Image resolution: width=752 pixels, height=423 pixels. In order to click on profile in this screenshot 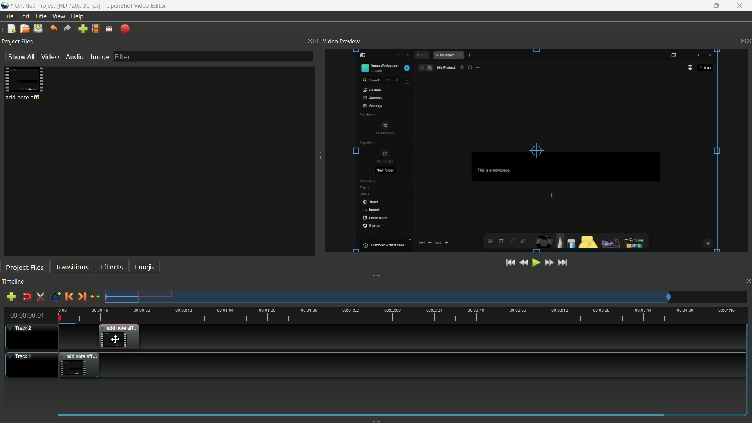, I will do `click(96, 29)`.